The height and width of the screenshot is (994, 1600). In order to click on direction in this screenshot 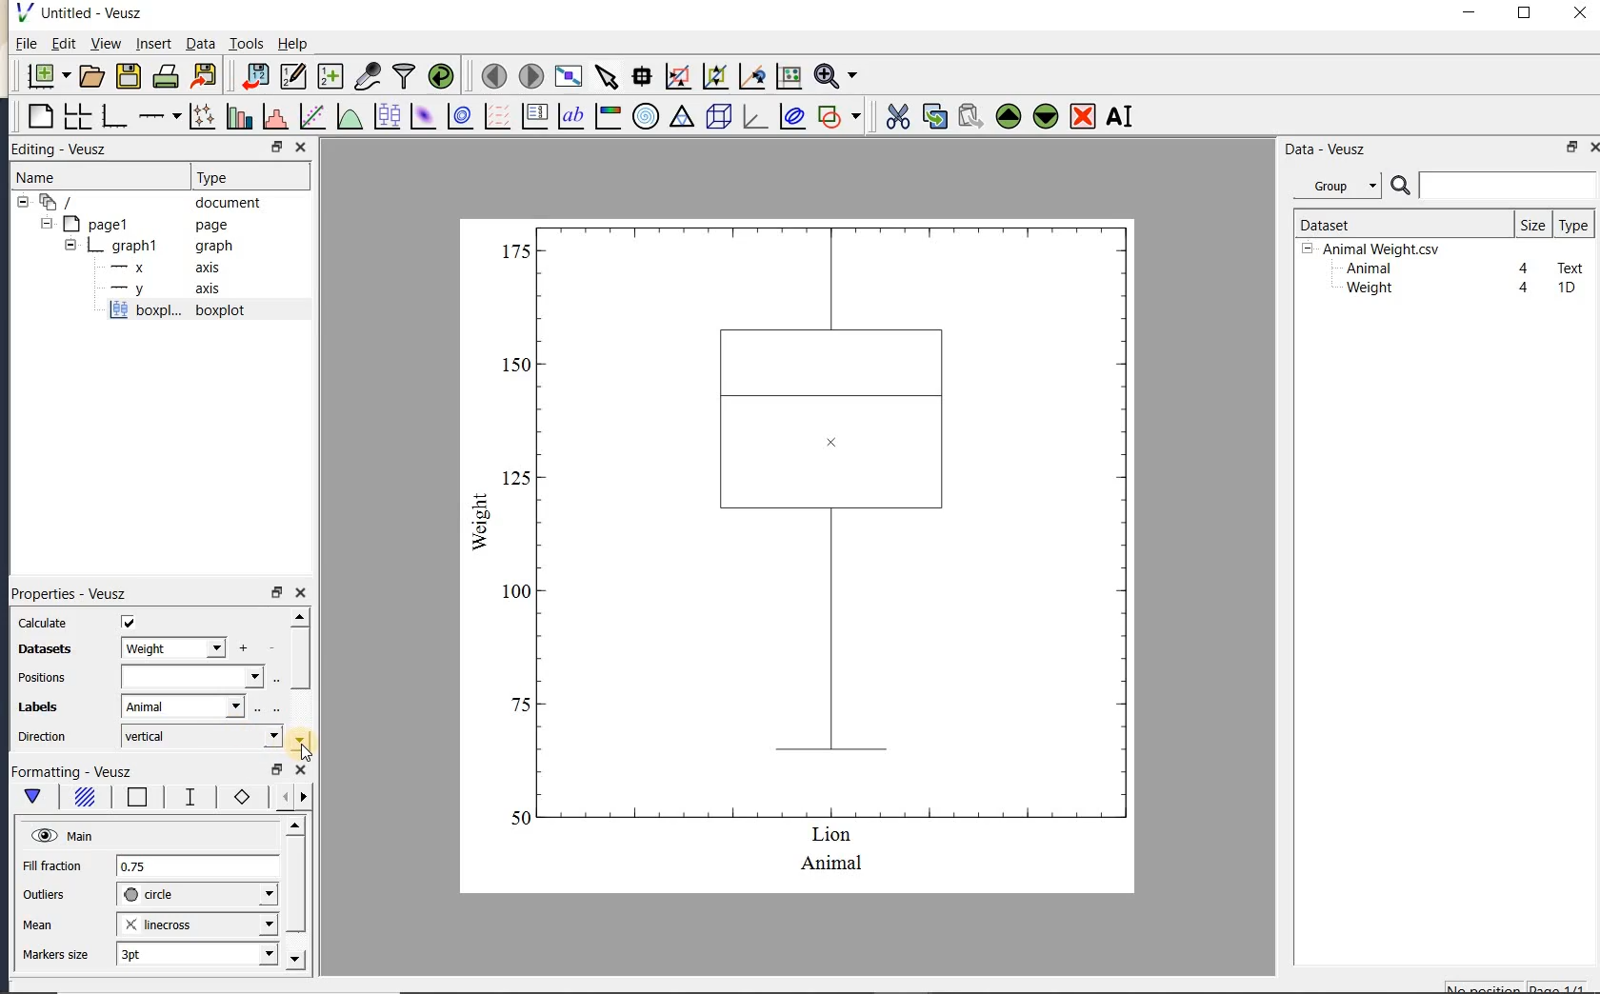, I will do `click(45, 736)`.